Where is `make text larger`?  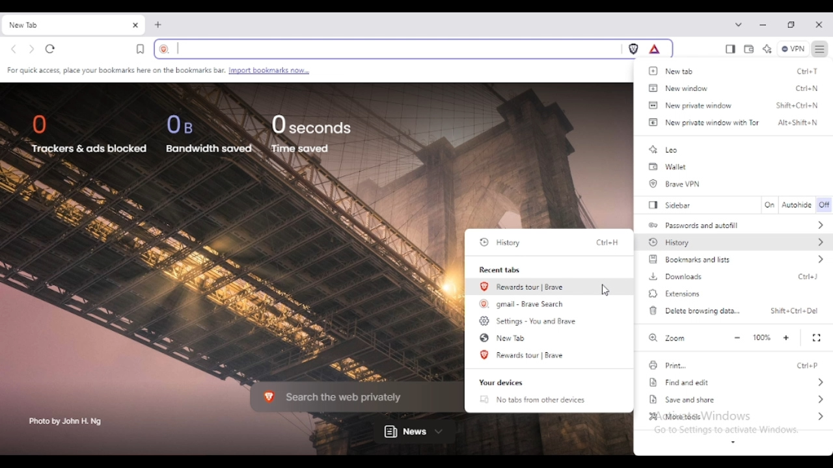
make text larger is located at coordinates (787, 338).